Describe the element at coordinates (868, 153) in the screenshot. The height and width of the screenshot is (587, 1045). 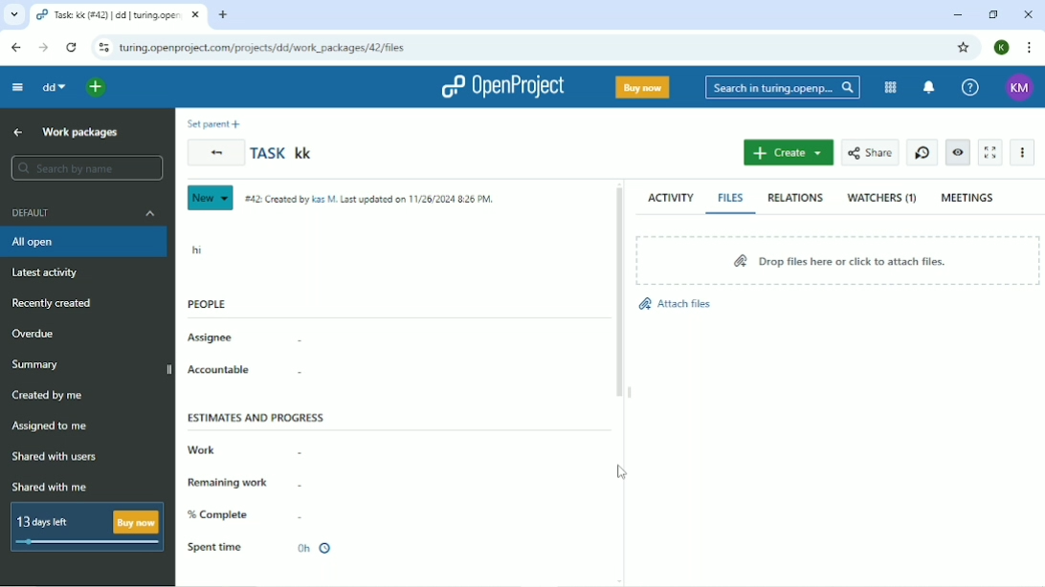
I see `Share` at that location.